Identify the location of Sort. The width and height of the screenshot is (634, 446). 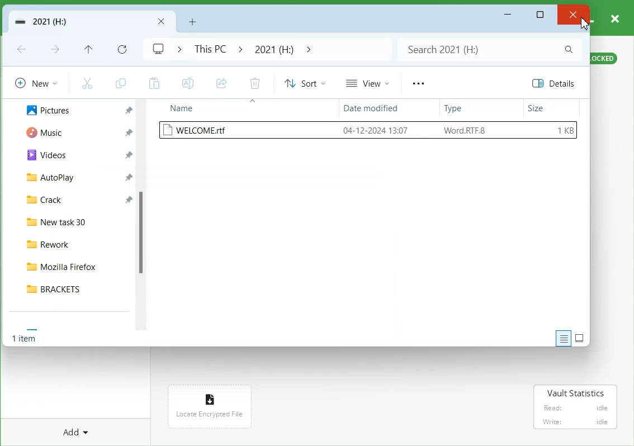
(305, 83).